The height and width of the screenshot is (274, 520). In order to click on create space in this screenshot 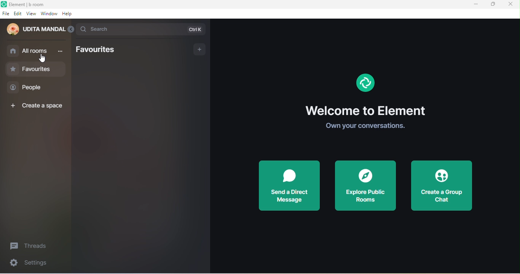, I will do `click(36, 105)`.